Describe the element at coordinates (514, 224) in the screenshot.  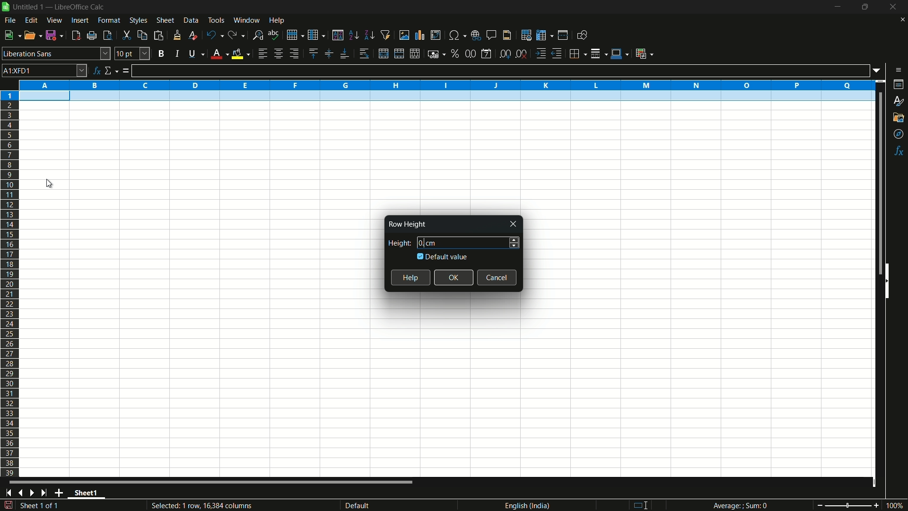
I see `close` at that location.